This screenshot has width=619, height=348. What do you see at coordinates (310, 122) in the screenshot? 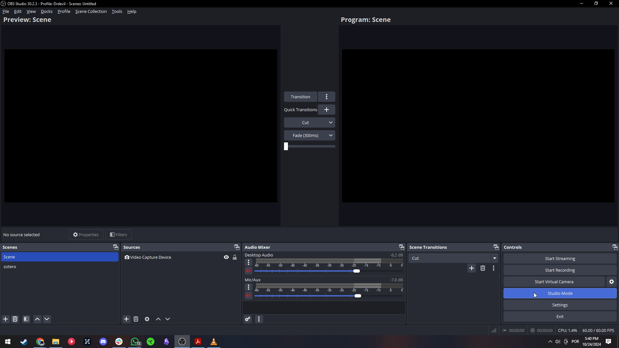
I see `Transition menu 1` at bounding box center [310, 122].